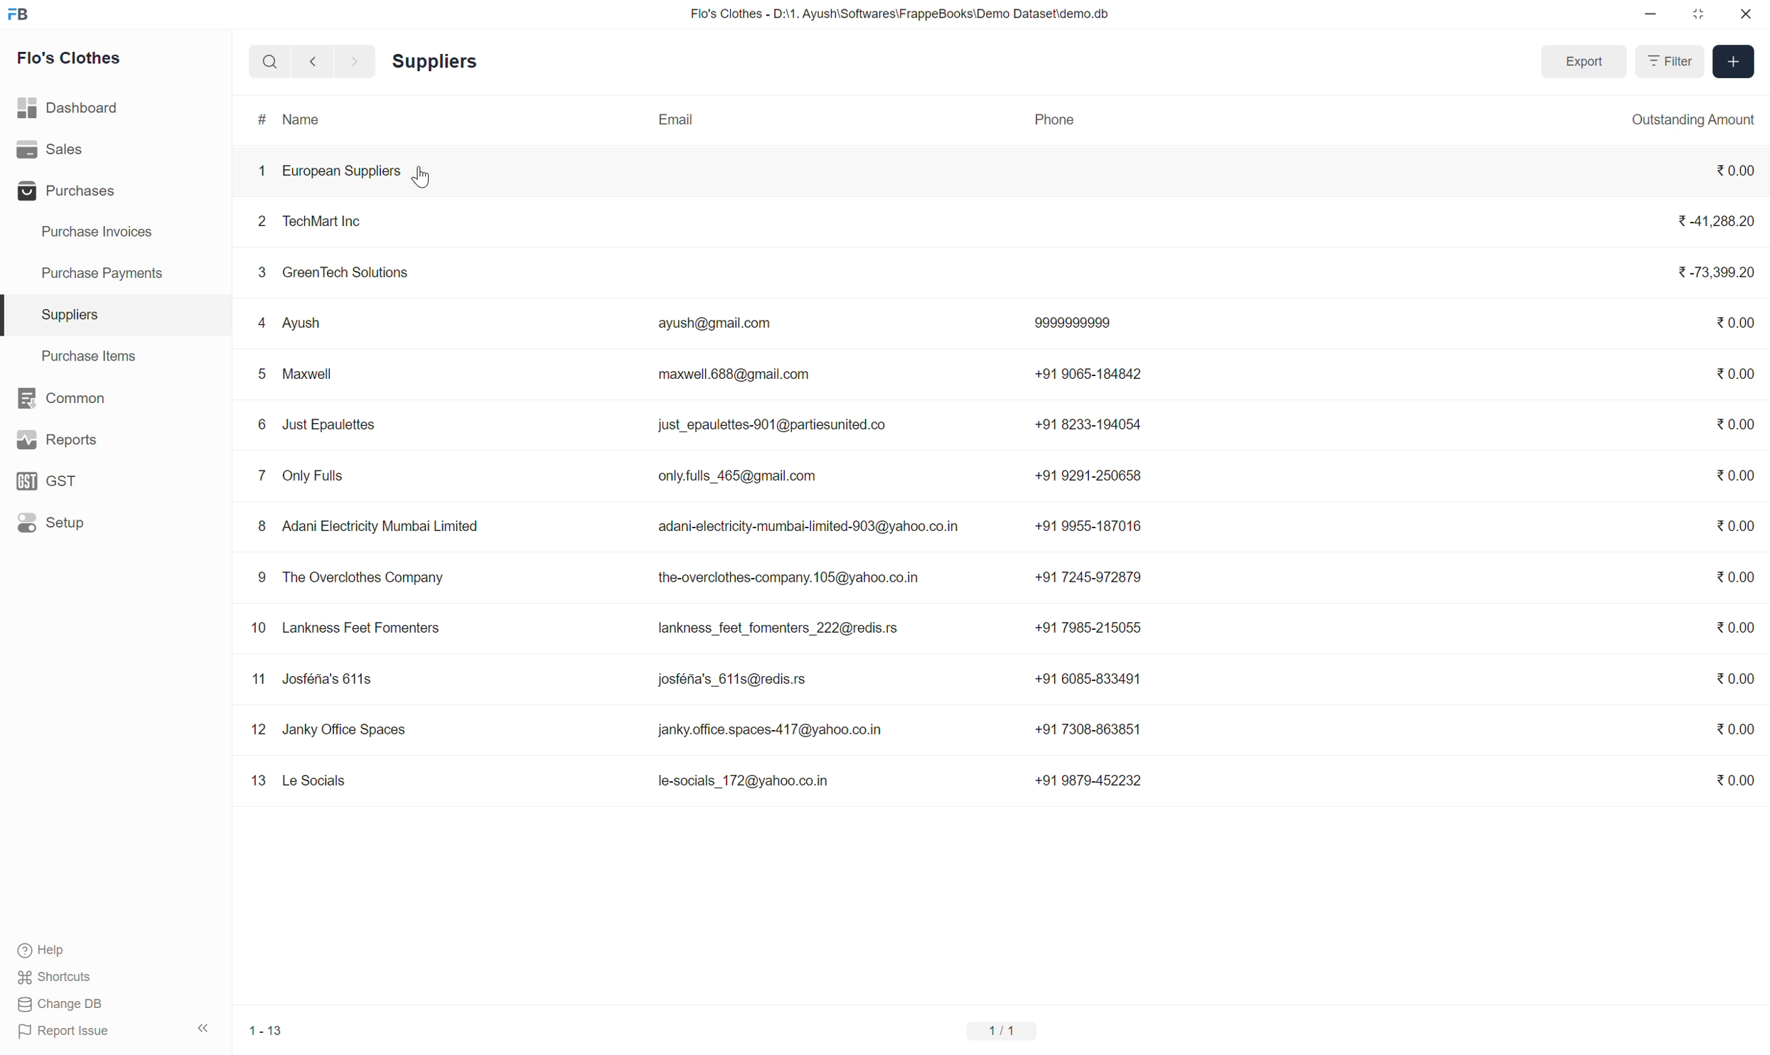 This screenshot has height=1055, width=1770. What do you see at coordinates (1058, 124) in the screenshot?
I see `PHONE` at bounding box center [1058, 124].